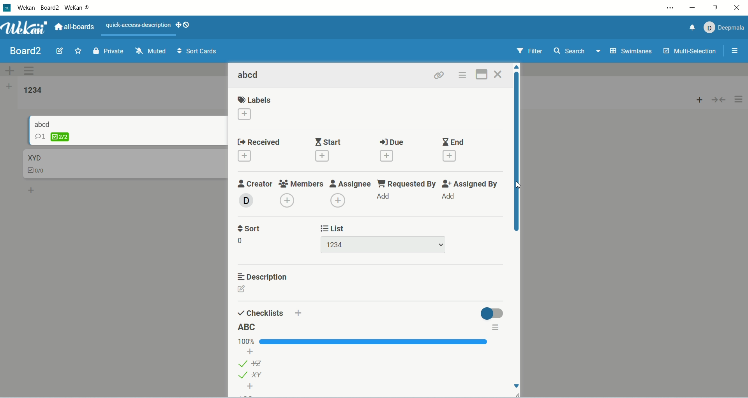  Describe the element at coordinates (249, 228) in the screenshot. I see `sort` at that location.